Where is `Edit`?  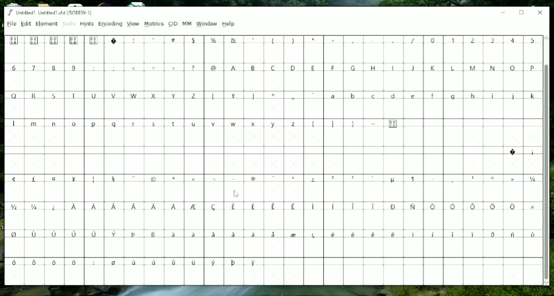 Edit is located at coordinates (26, 24).